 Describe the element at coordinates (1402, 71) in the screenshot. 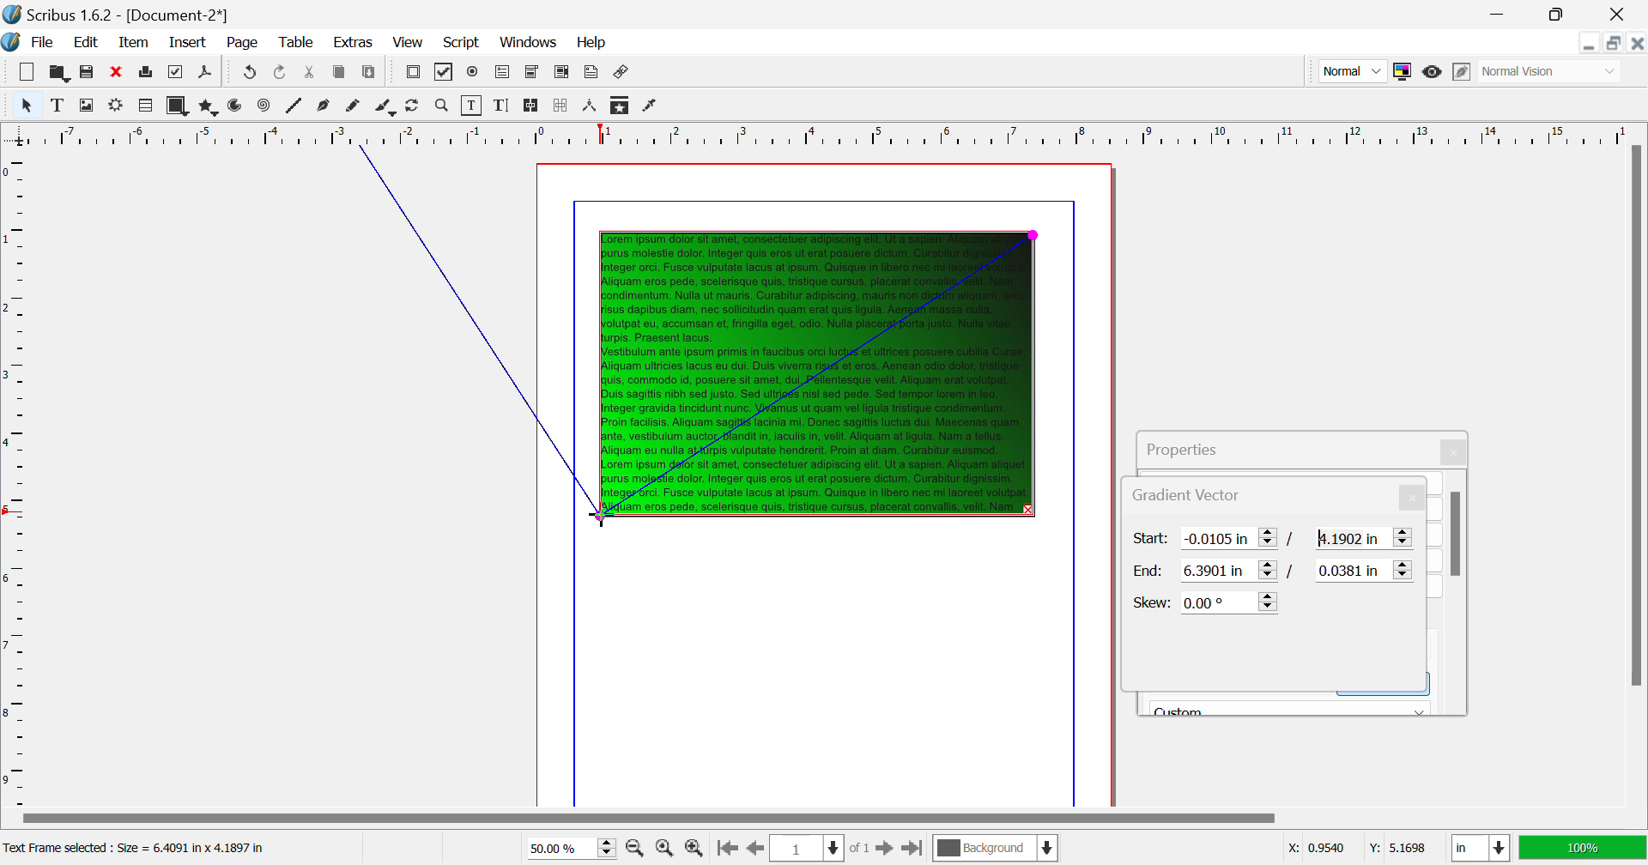

I see `Toggle Color Management` at that location.